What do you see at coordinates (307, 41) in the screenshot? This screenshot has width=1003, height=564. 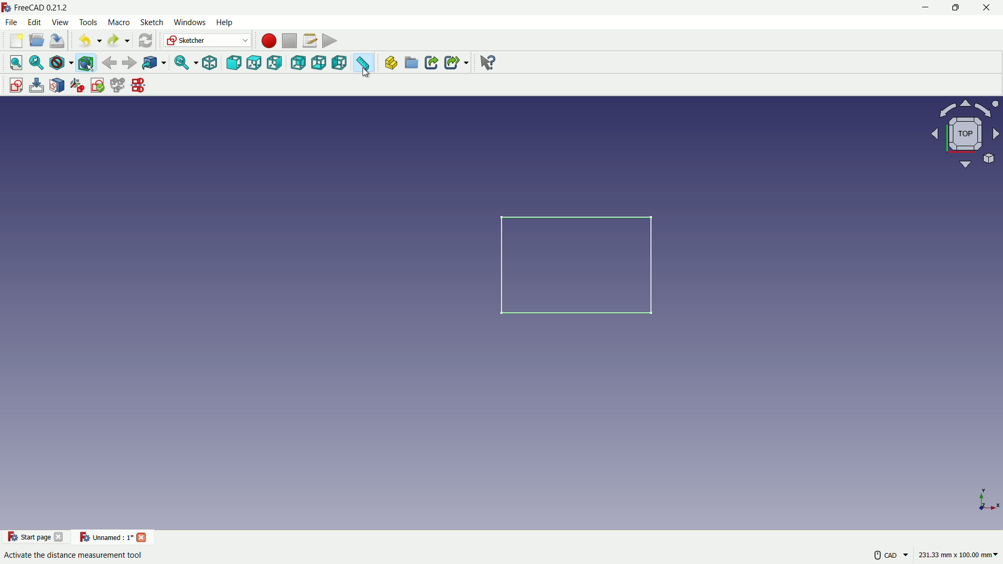 I see `macro settings` at bounding box center [307, 41].